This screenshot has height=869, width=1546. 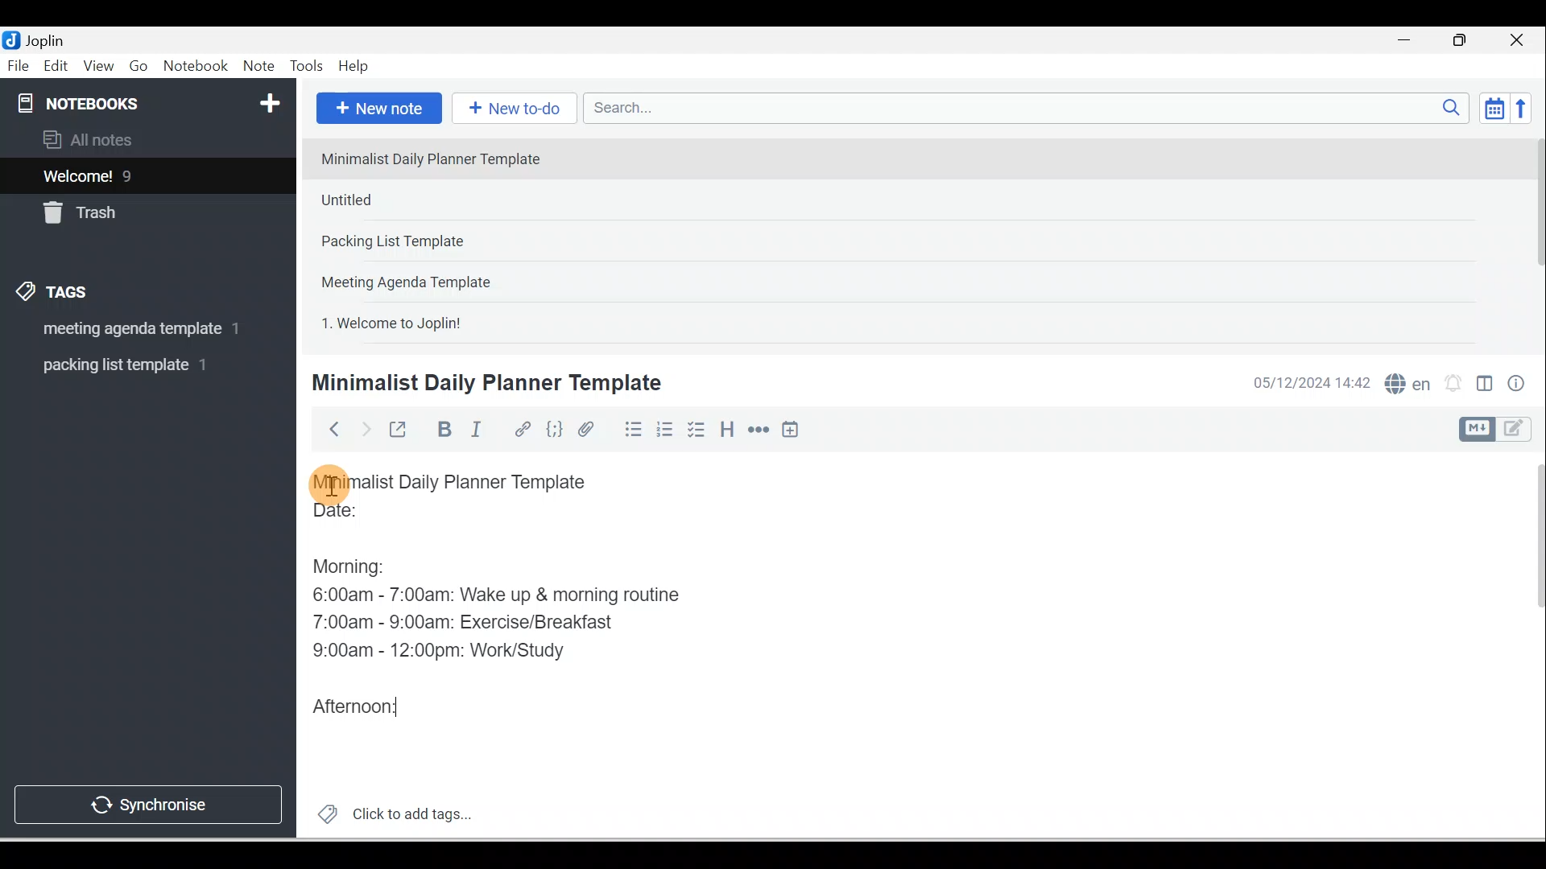 I want to click on Toggle external editing, so click(x=400, y=433).